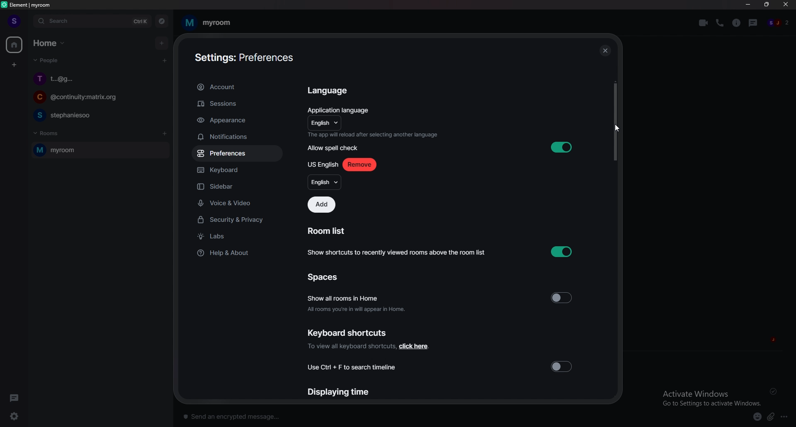  I want to click on home, so click(15, 45).